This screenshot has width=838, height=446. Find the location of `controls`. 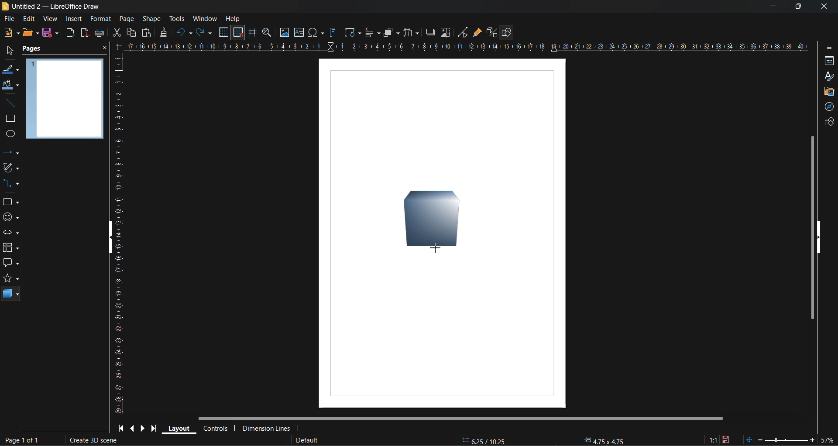

controls is located at coordinates (217, 428).